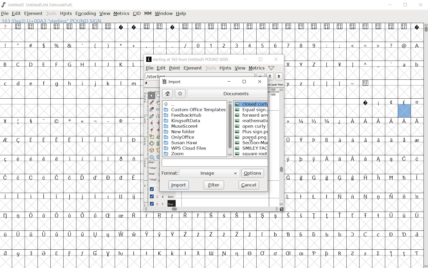  Describe the element at coordinates (353, 197) in the screenshot. I see `Symbol` at that location.